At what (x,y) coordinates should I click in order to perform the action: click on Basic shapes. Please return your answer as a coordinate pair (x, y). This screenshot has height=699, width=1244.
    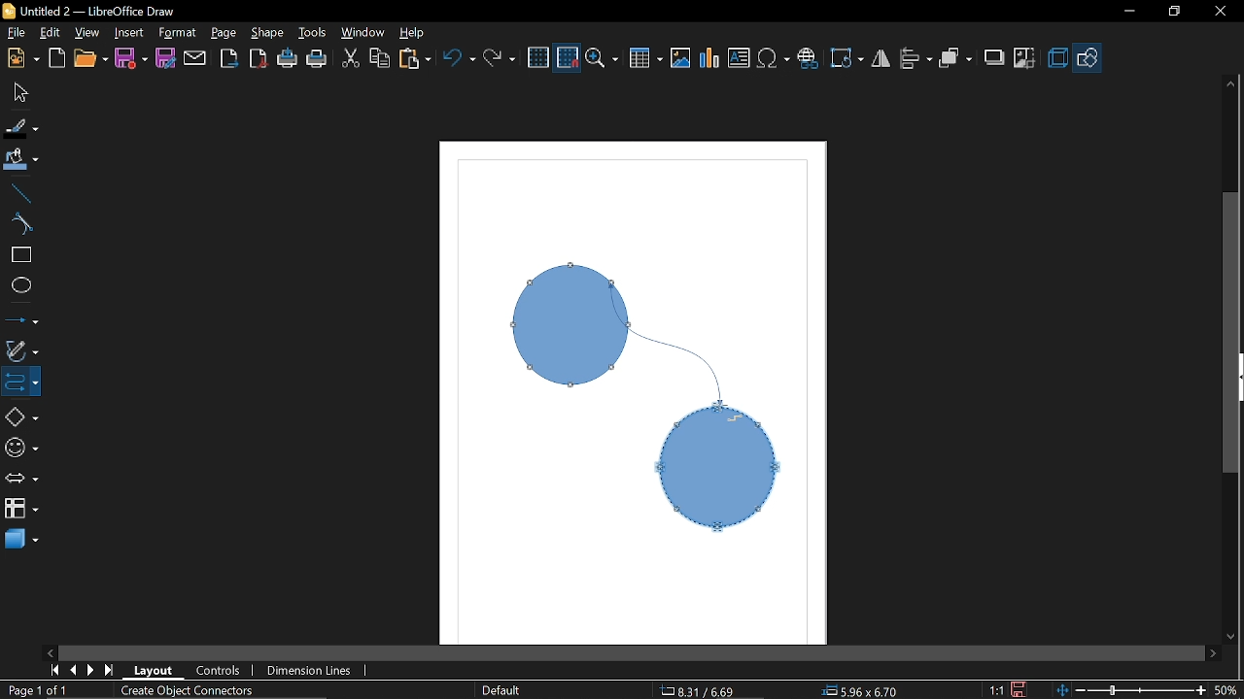
    Looking at the image, I should click on (20, 415).